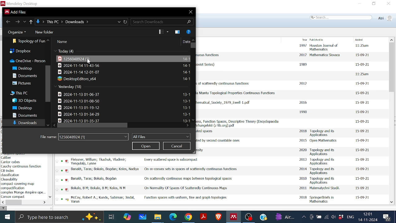 The width and height of the screenshot is (396, 223). What do you see at coordinates (57, 189) in the screenshot?
I see `Favourite` at bounding box center [57, 189].